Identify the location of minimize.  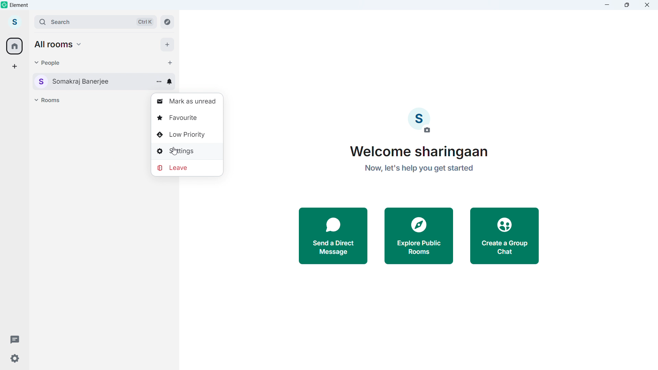
(607, 5).